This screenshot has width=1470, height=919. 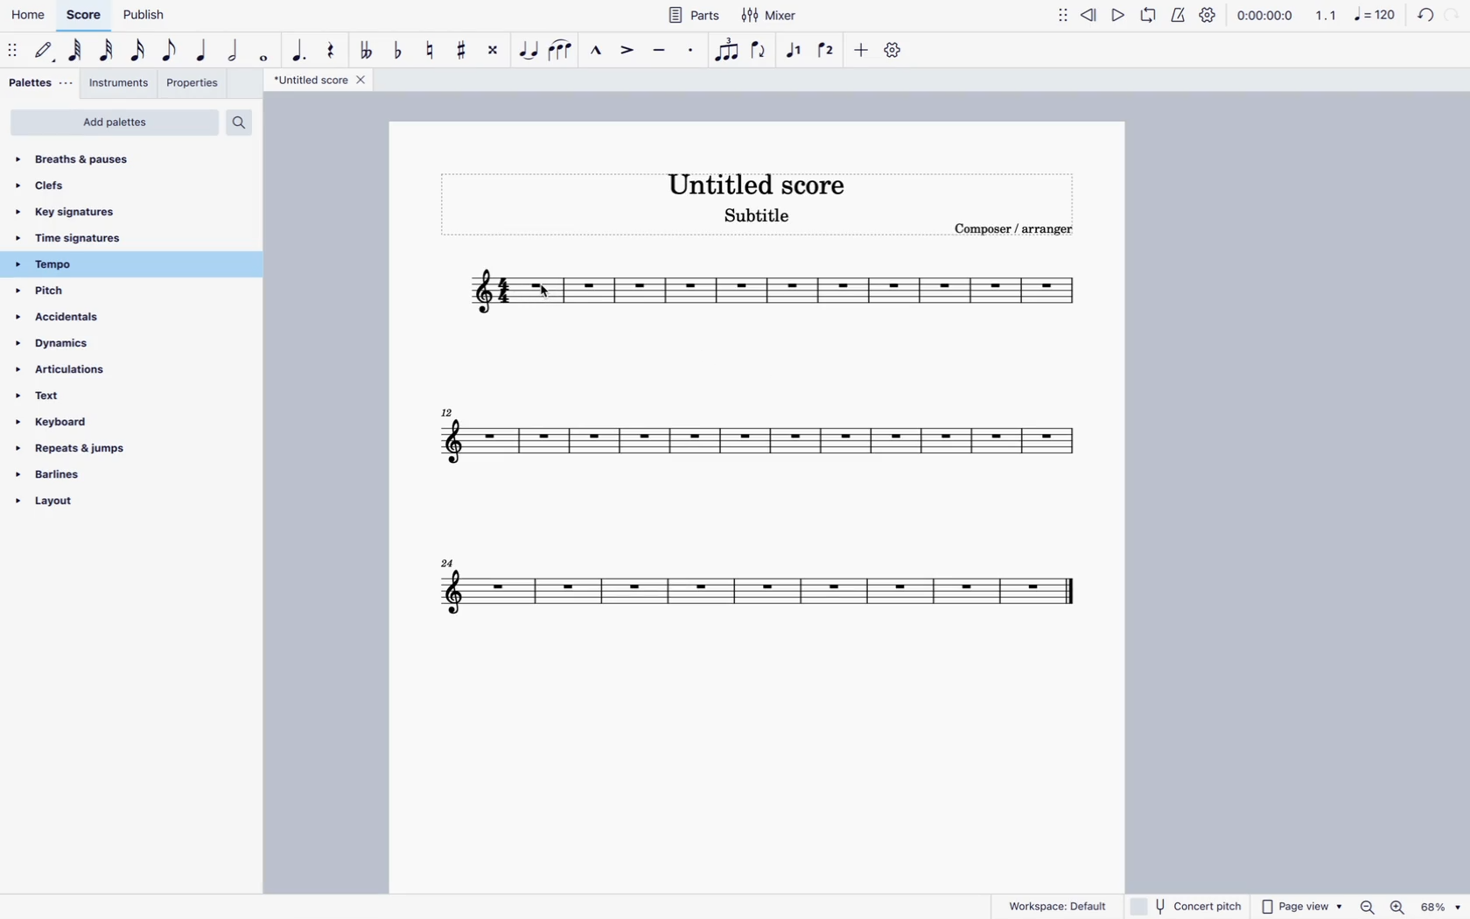 I want to click on toggle natural, so click(x=432, y=49).